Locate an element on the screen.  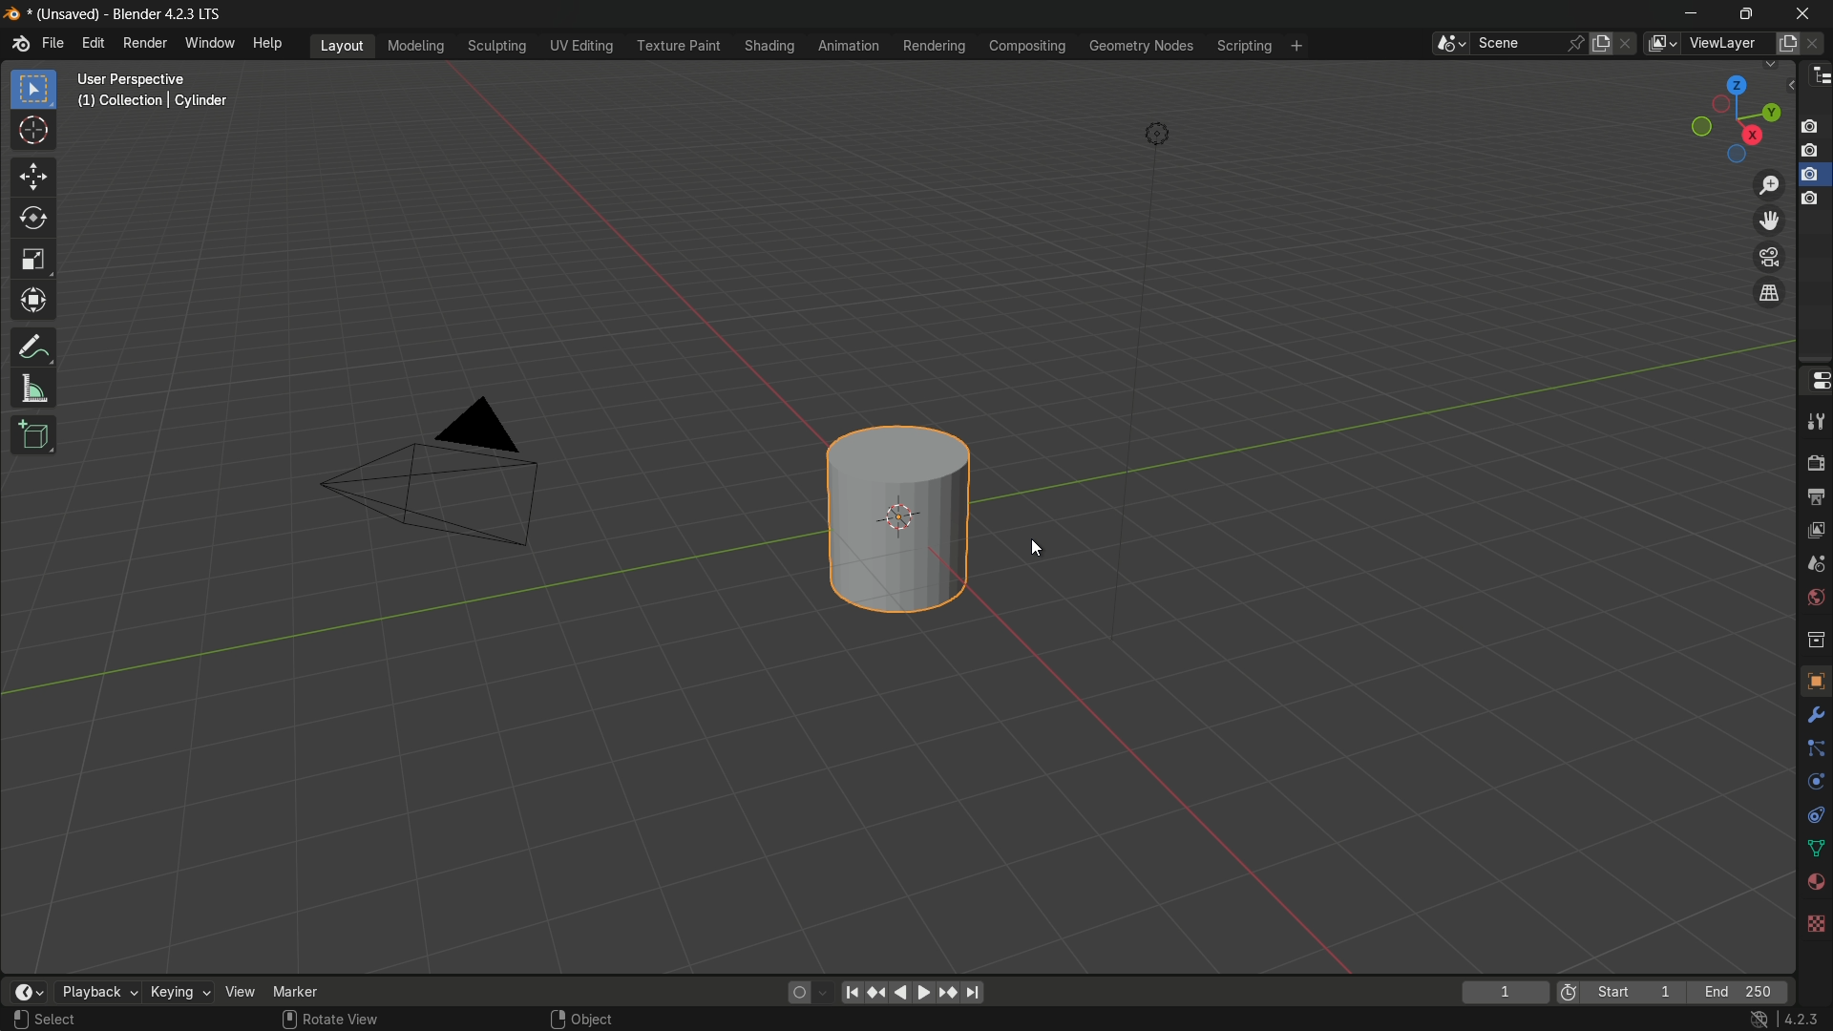
view layer is located at coordinates (1814, 532).